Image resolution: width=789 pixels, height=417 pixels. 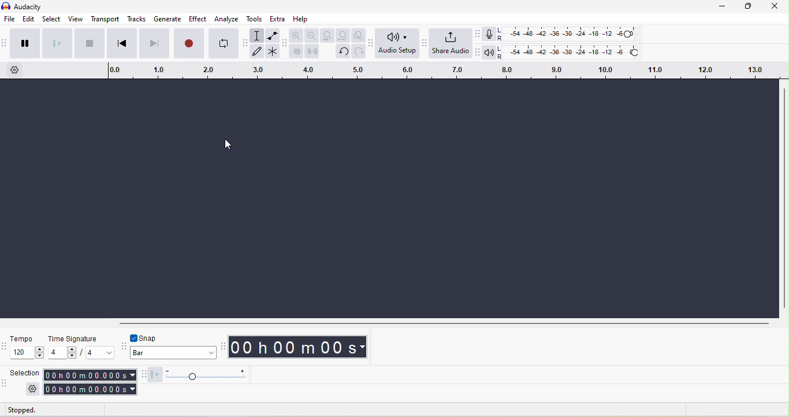 I want to click on fit selection to width, so click(x=327, y=35).